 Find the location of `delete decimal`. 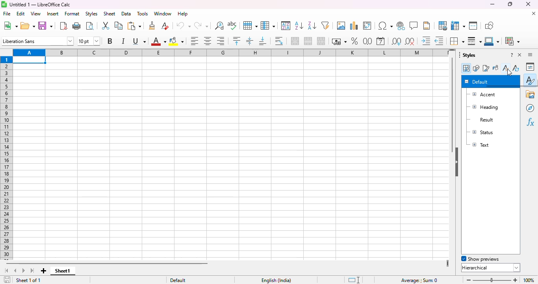

delete decimal is located at coordinates (439, 41).